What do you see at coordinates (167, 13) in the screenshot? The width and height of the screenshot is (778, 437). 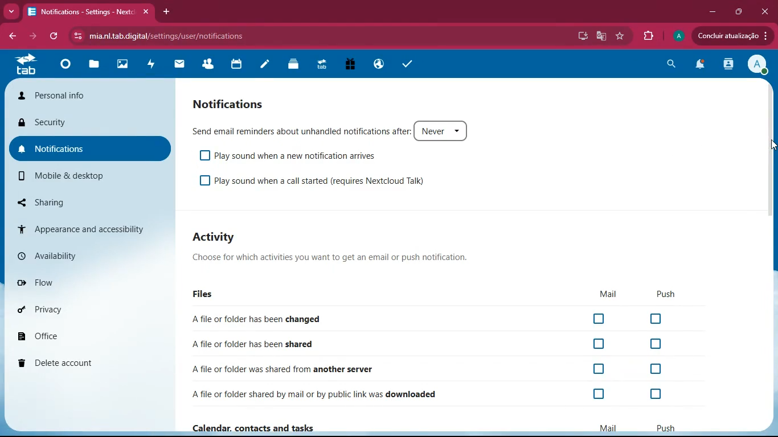 I see `add tab` at bounding box center [167, 13].